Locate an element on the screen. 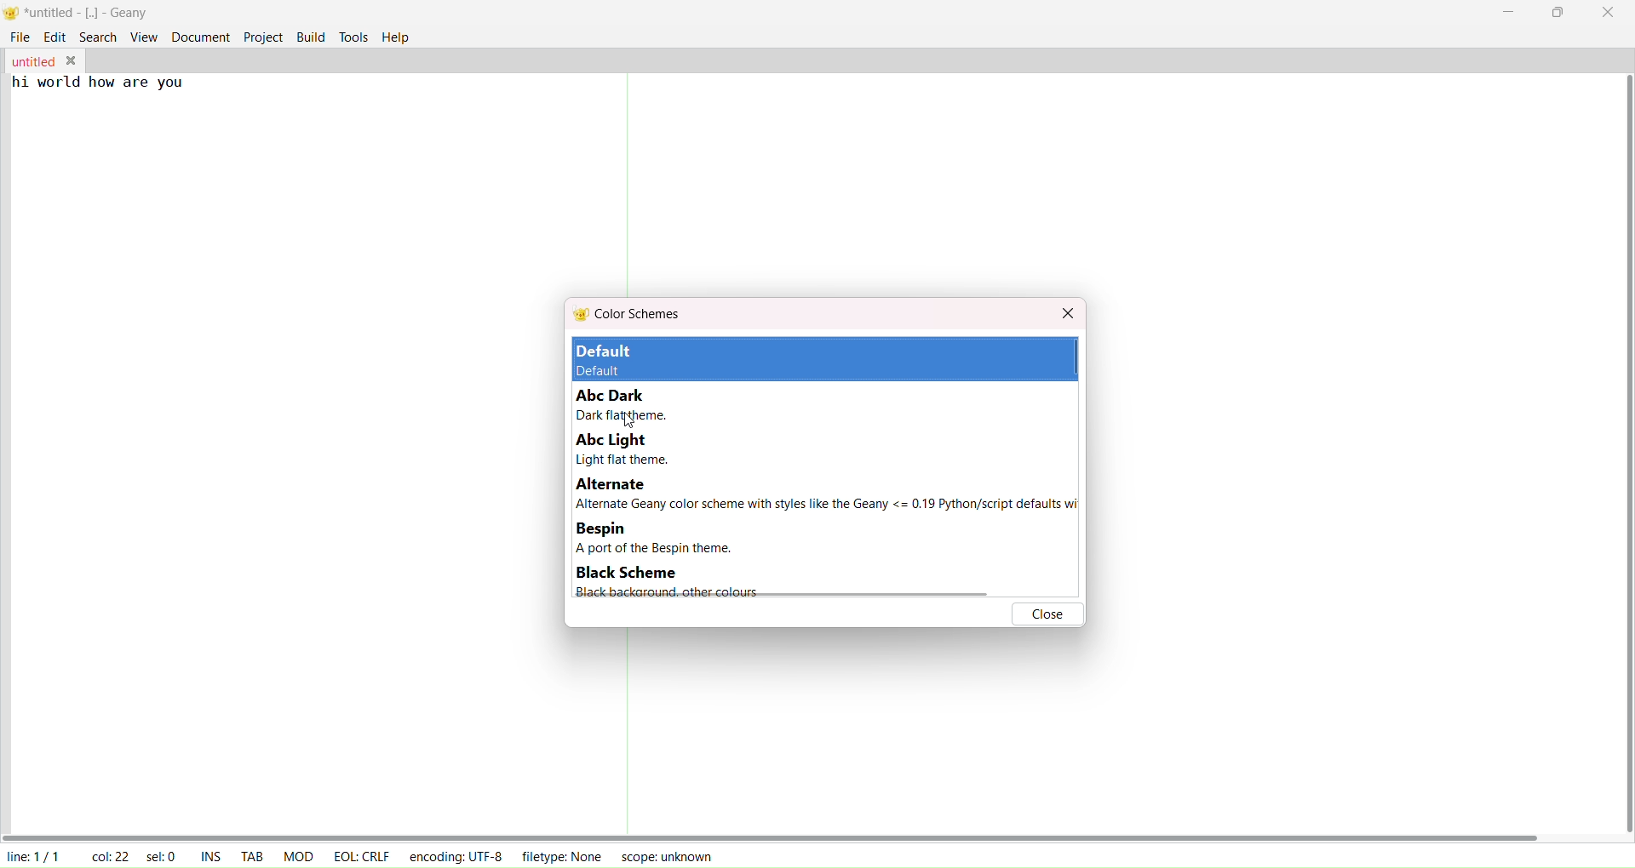 Image resolution: width=1635 pixels, height=868 pixels. selected is located at coordinates (163, 854).